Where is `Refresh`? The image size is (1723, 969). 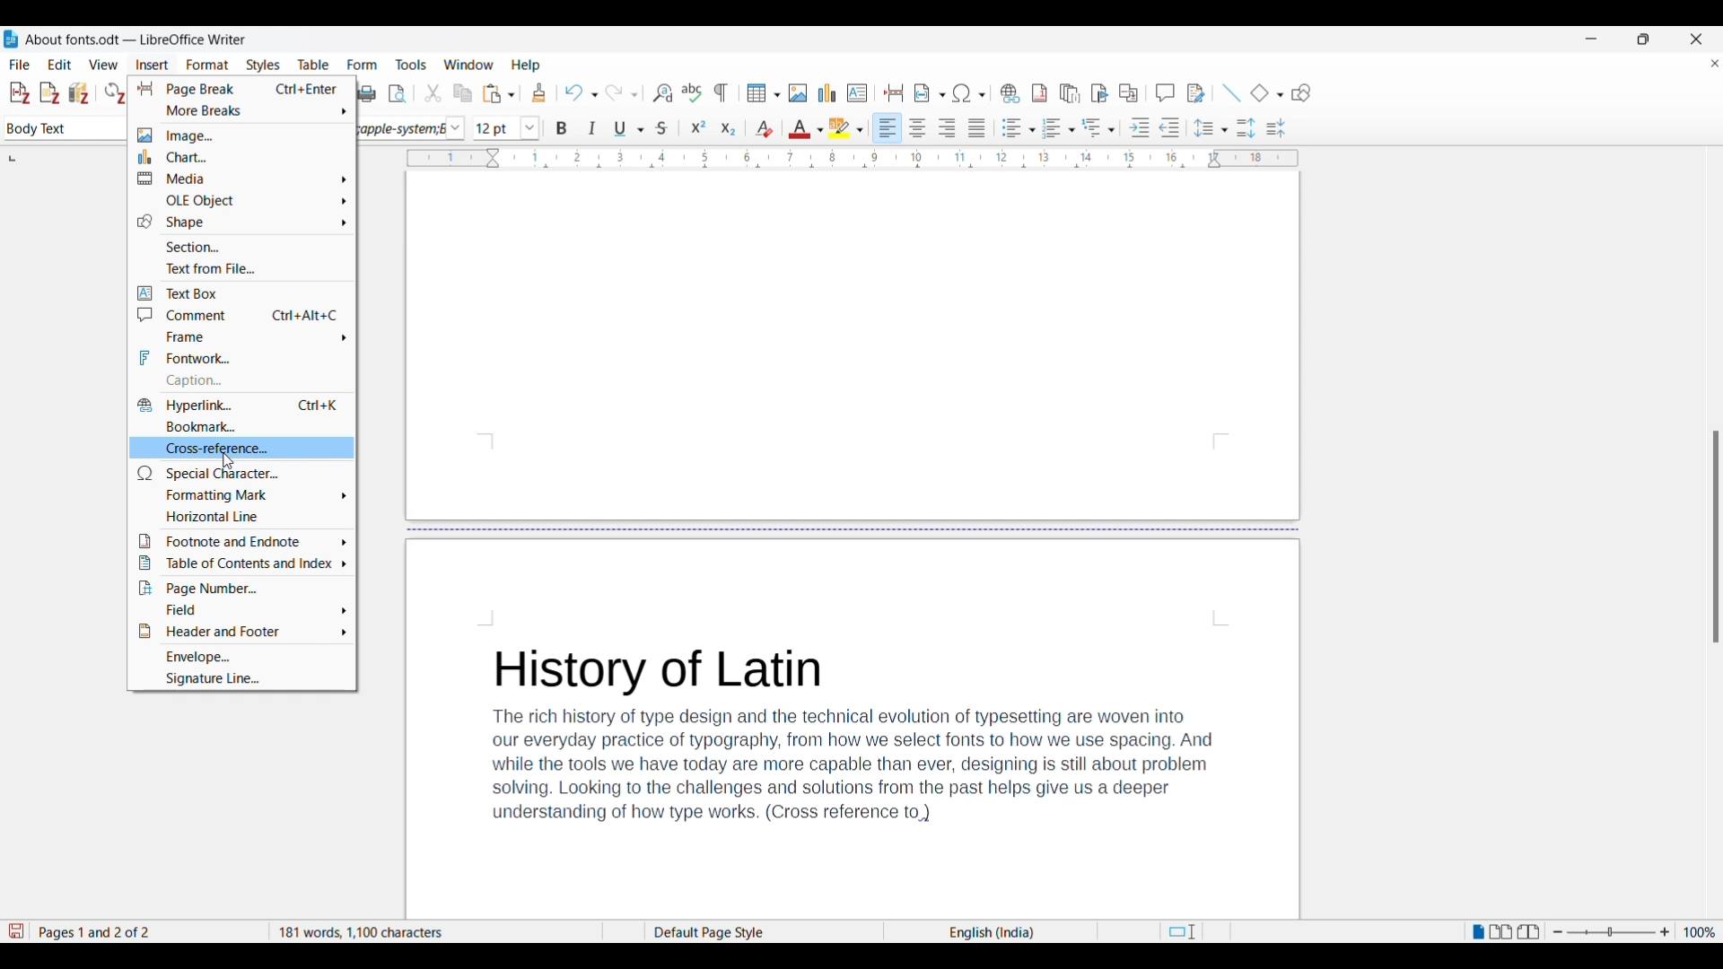 Refresh is located at coordinates (114, 92).